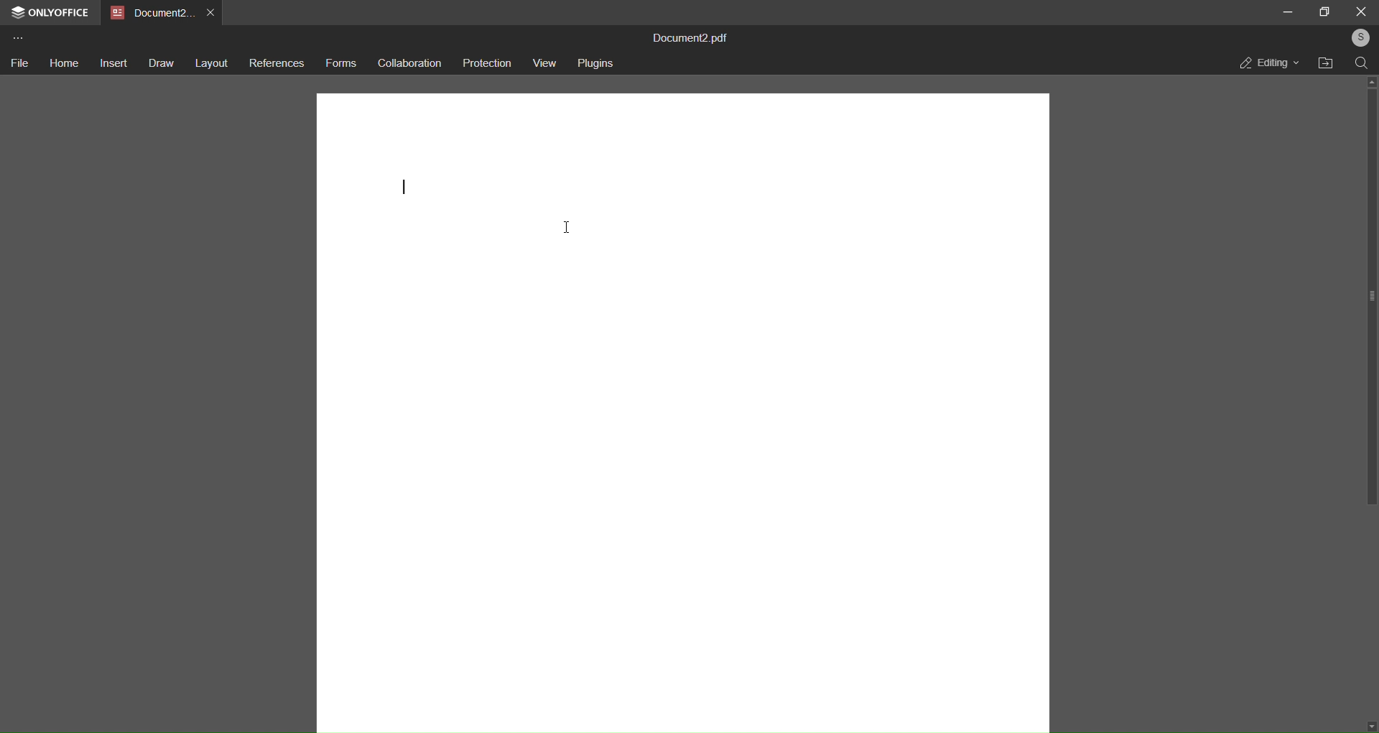 The image size is (1379, 733). Describe the element at coordinates (111, 63) in the screenshot. I see `insert` at that location.